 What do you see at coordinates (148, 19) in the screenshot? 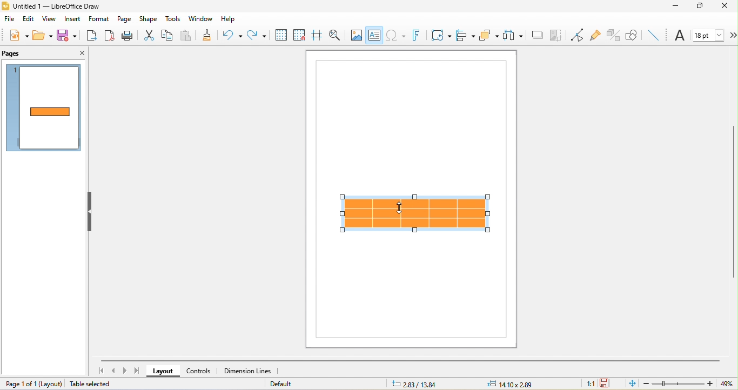
I see `shape` at bounding box center [148, 19].